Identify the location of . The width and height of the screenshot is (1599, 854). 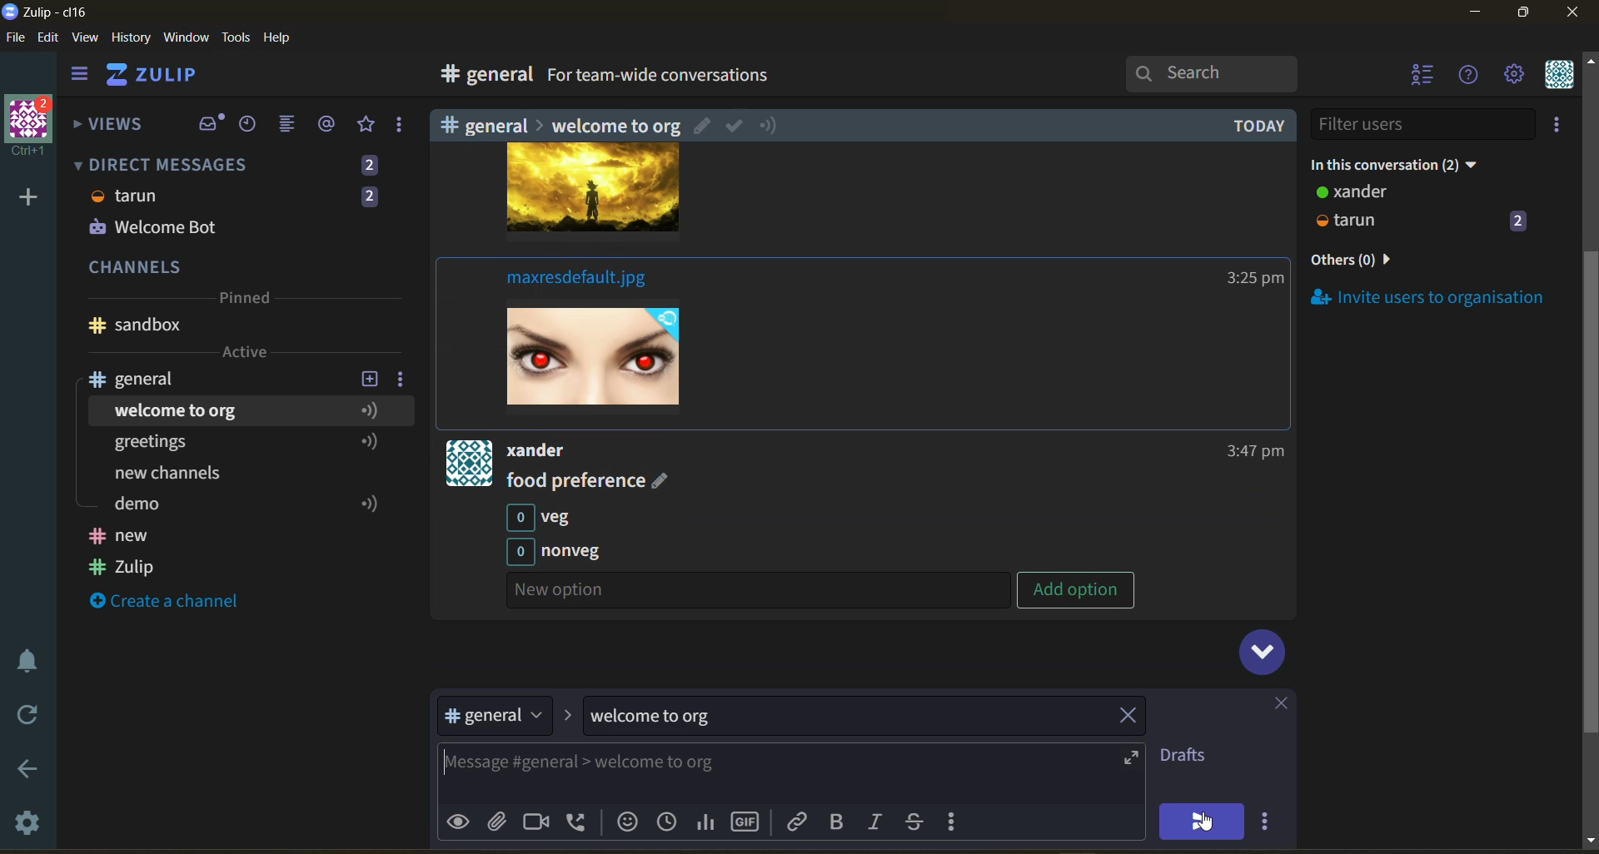
(1256, 126).